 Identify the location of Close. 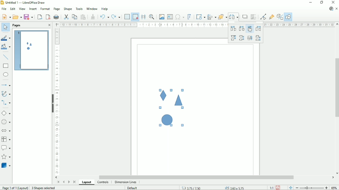
(333, 2).